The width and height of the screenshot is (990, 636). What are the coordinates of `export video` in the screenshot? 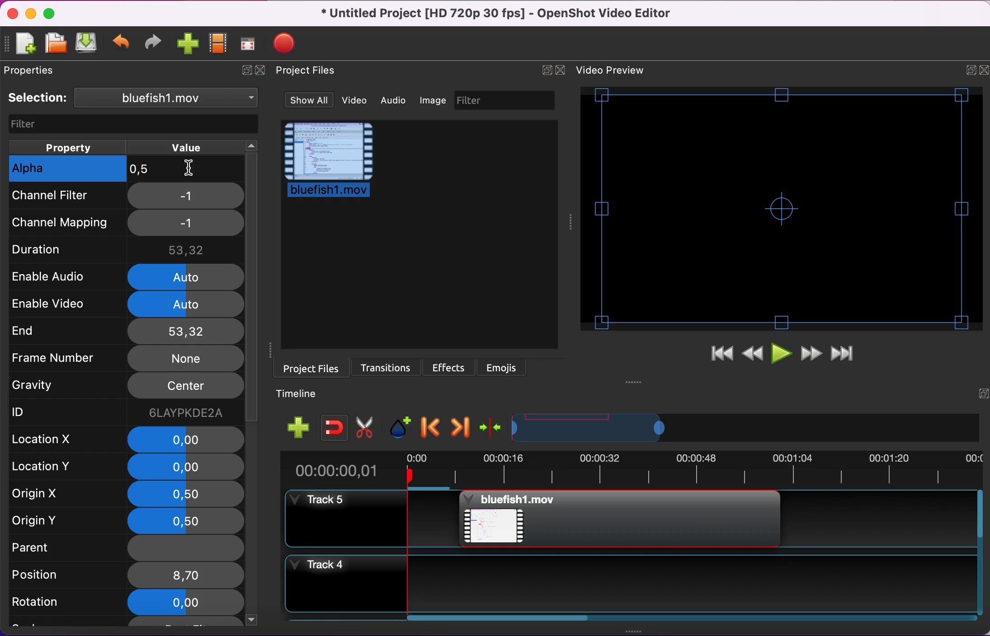 It's located at (288, 46).